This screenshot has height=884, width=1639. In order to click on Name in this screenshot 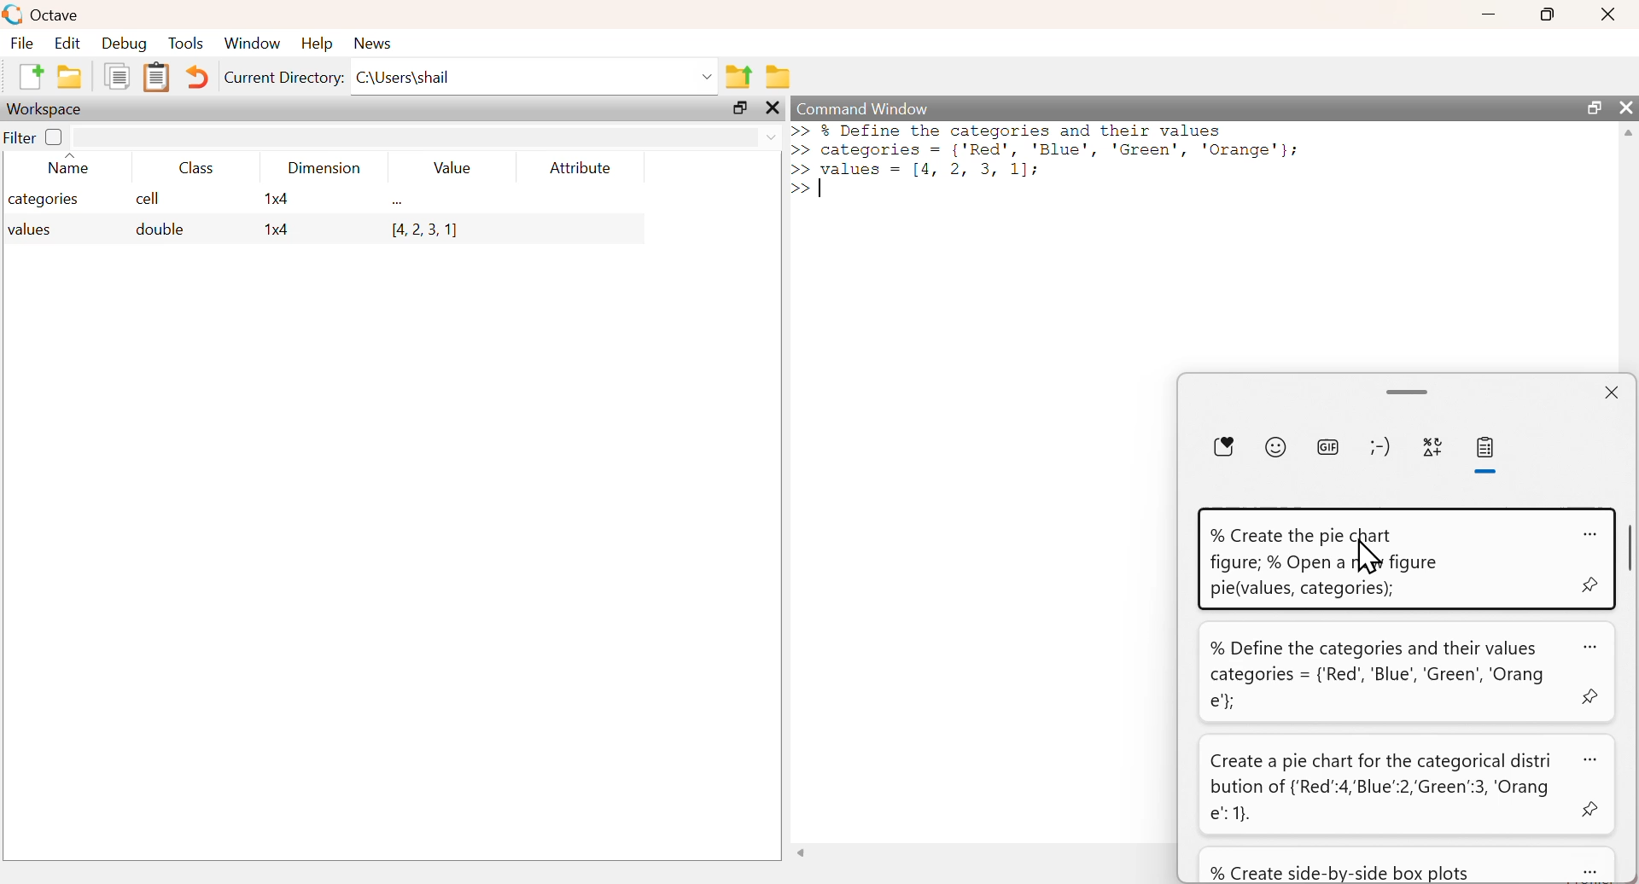, I will do `click(67, 164)`.